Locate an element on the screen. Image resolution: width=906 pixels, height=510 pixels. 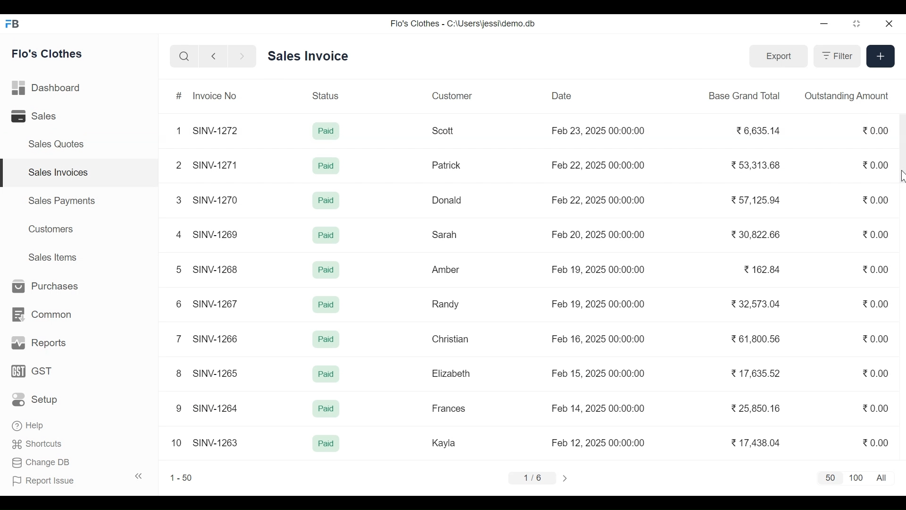
0.00 is located at coordinates (876, 234).